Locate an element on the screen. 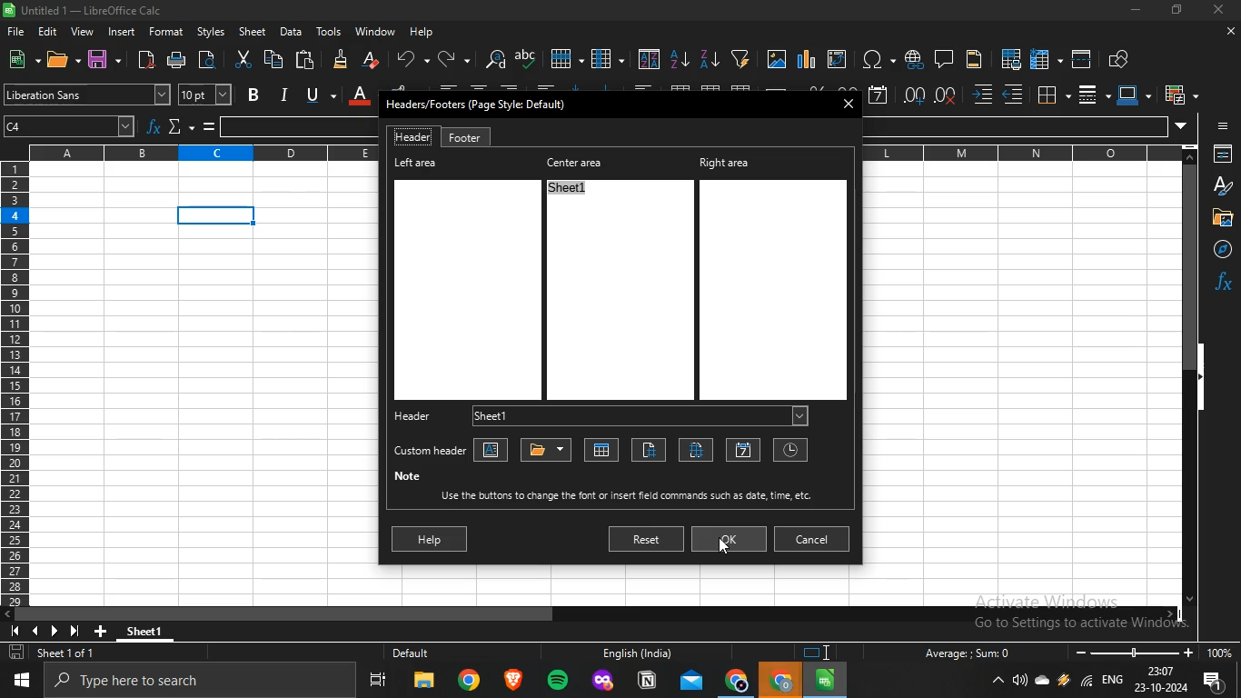  paste is located at coordinates (306, 58).